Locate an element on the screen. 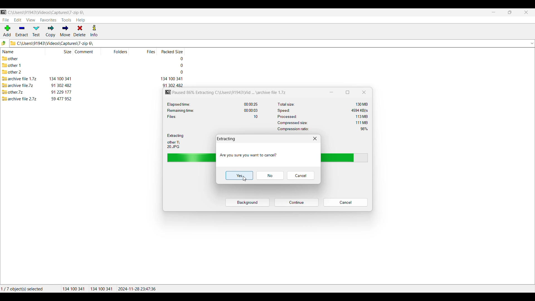 The width and height of the screenshot is (535, 301). cursor is located at coordinates (245, 178).